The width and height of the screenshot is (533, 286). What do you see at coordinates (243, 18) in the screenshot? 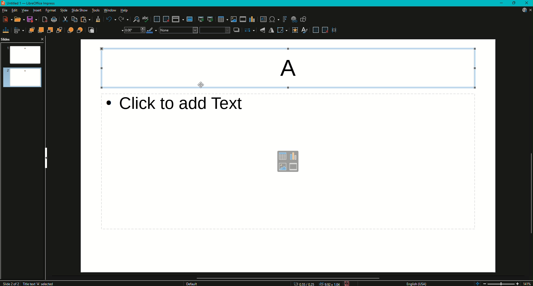
I see `Insert Audio or Video` at bounding box center [243, 18].